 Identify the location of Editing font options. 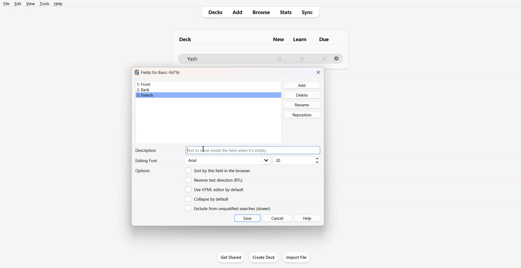
(228, 161).